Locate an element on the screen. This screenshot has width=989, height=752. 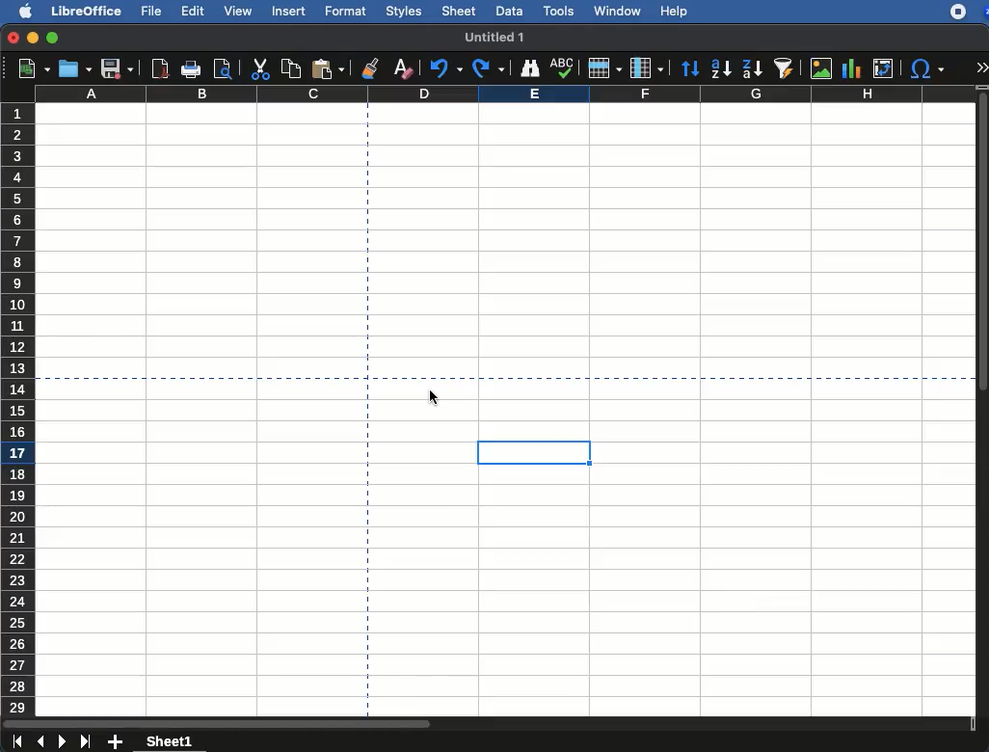
close is located at coordinates (13, 38).